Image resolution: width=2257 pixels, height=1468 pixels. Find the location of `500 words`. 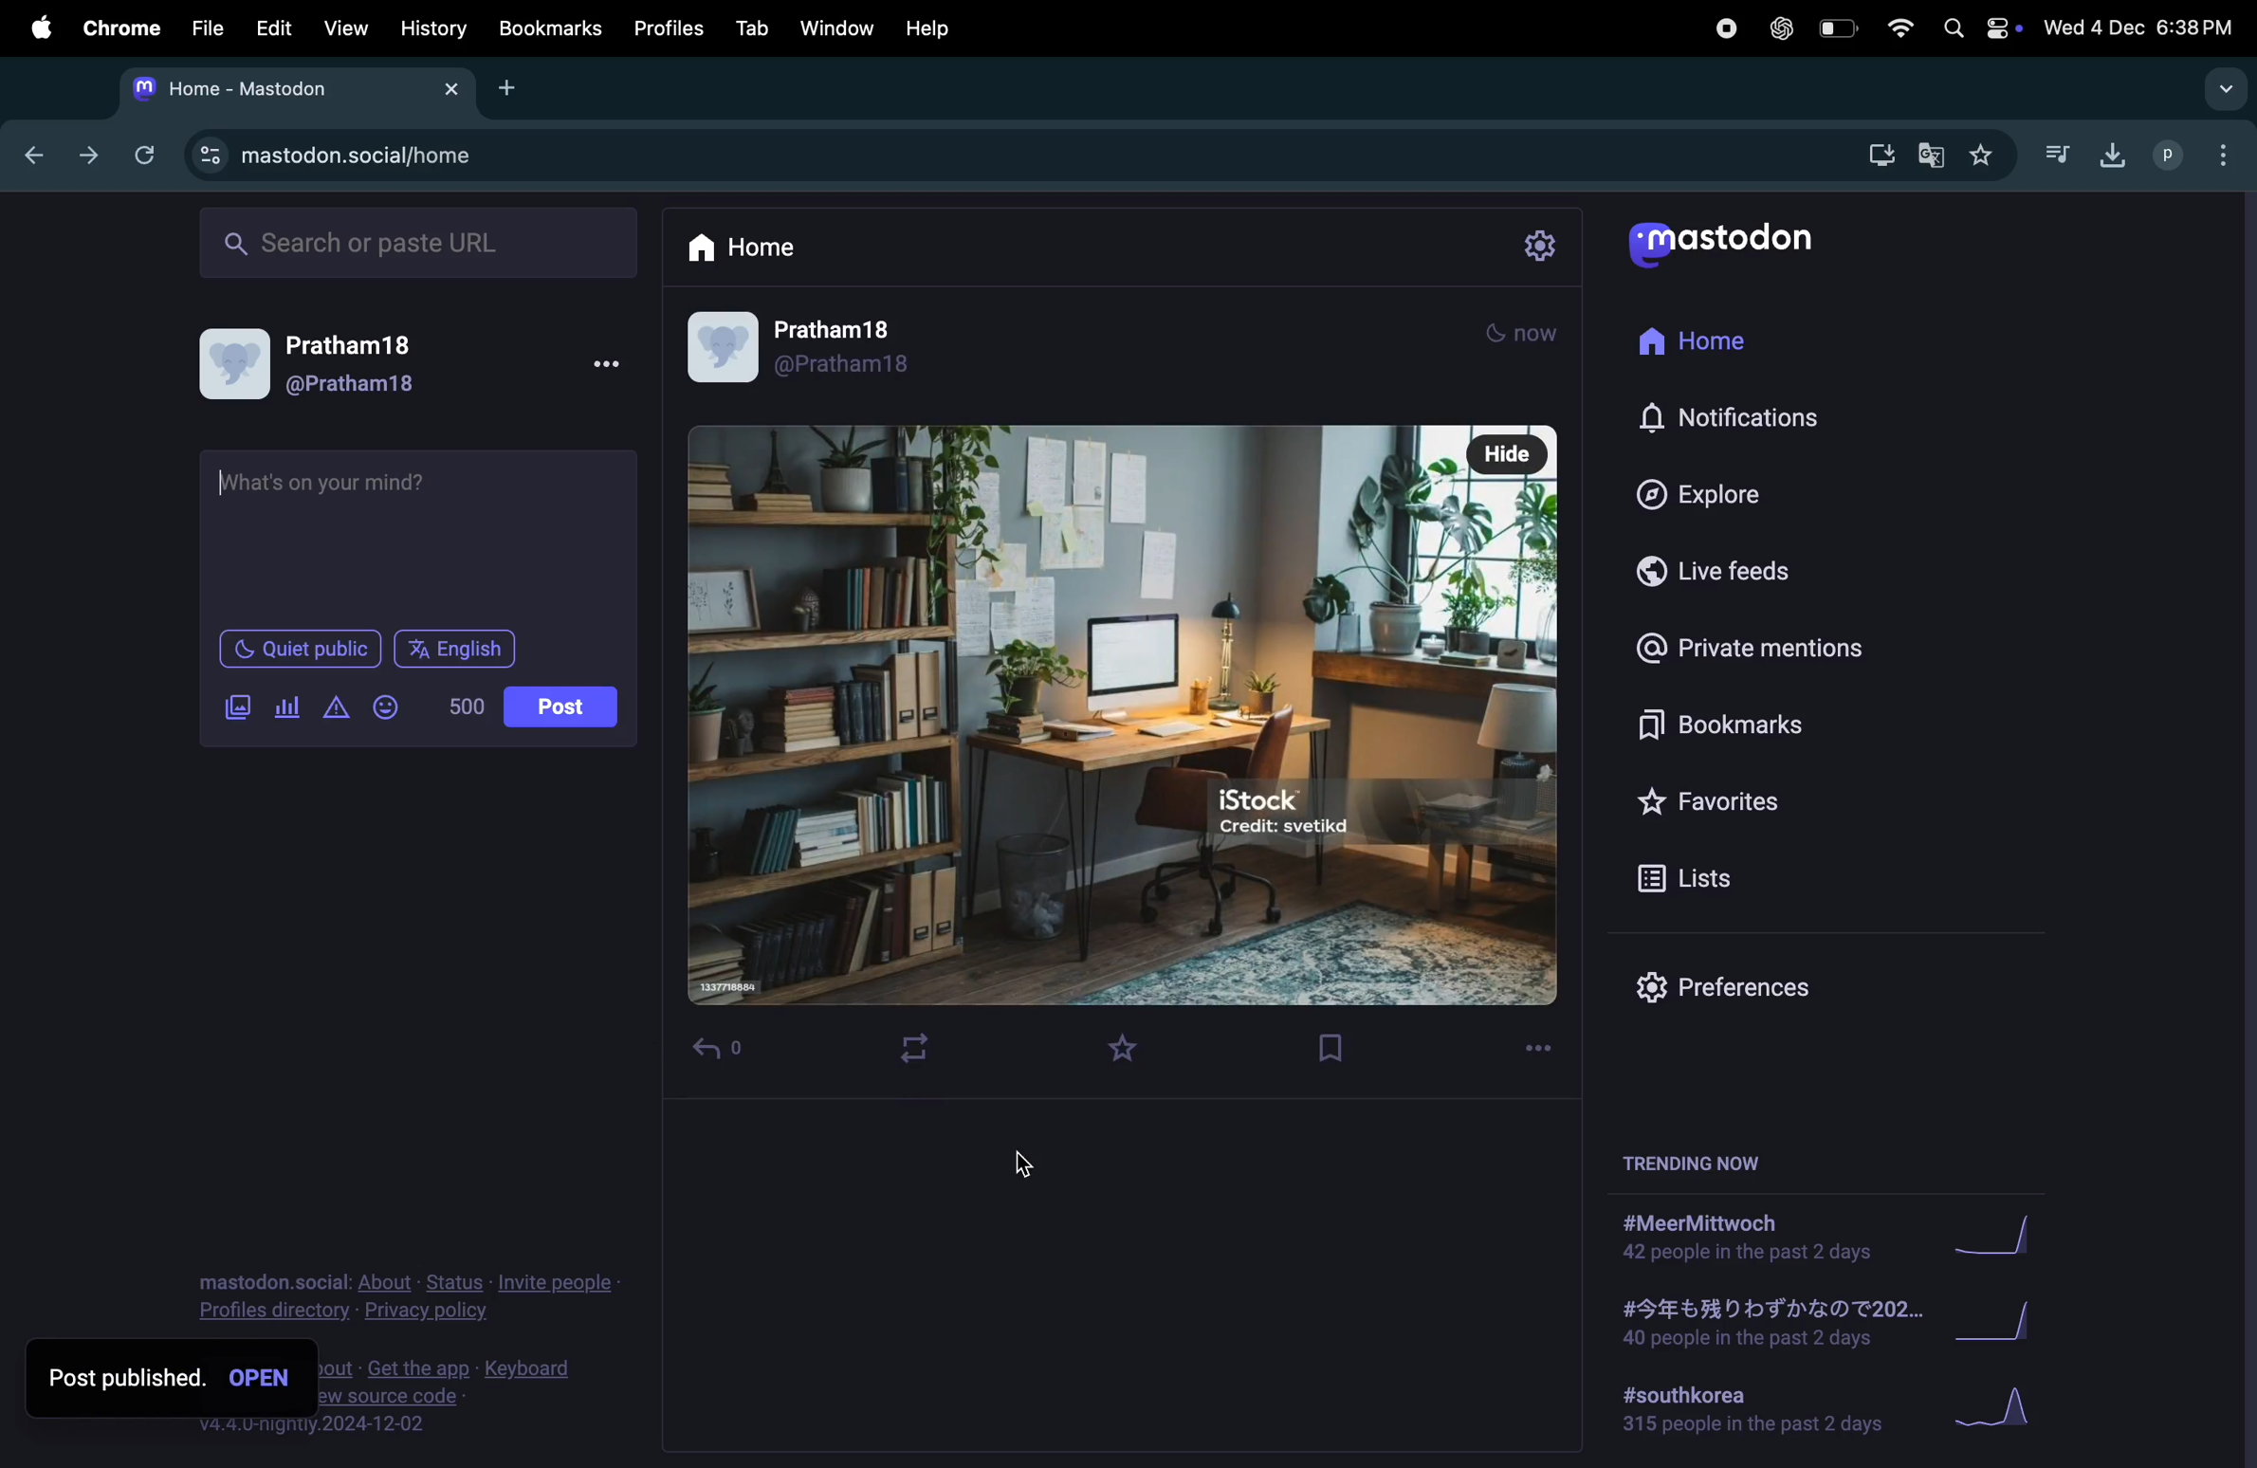

500 words is located at coordinates (463, 706).